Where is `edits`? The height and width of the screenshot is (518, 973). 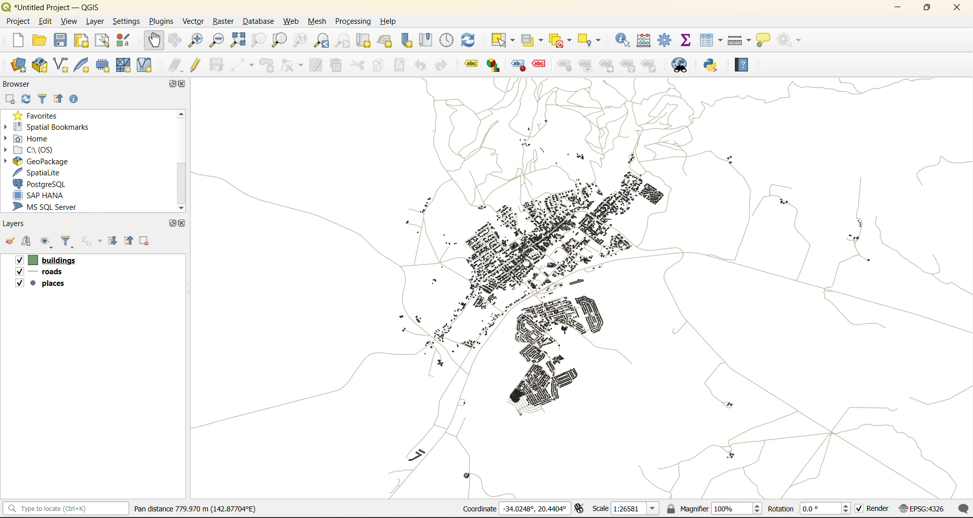
edits is located at coordinates (175, 64).